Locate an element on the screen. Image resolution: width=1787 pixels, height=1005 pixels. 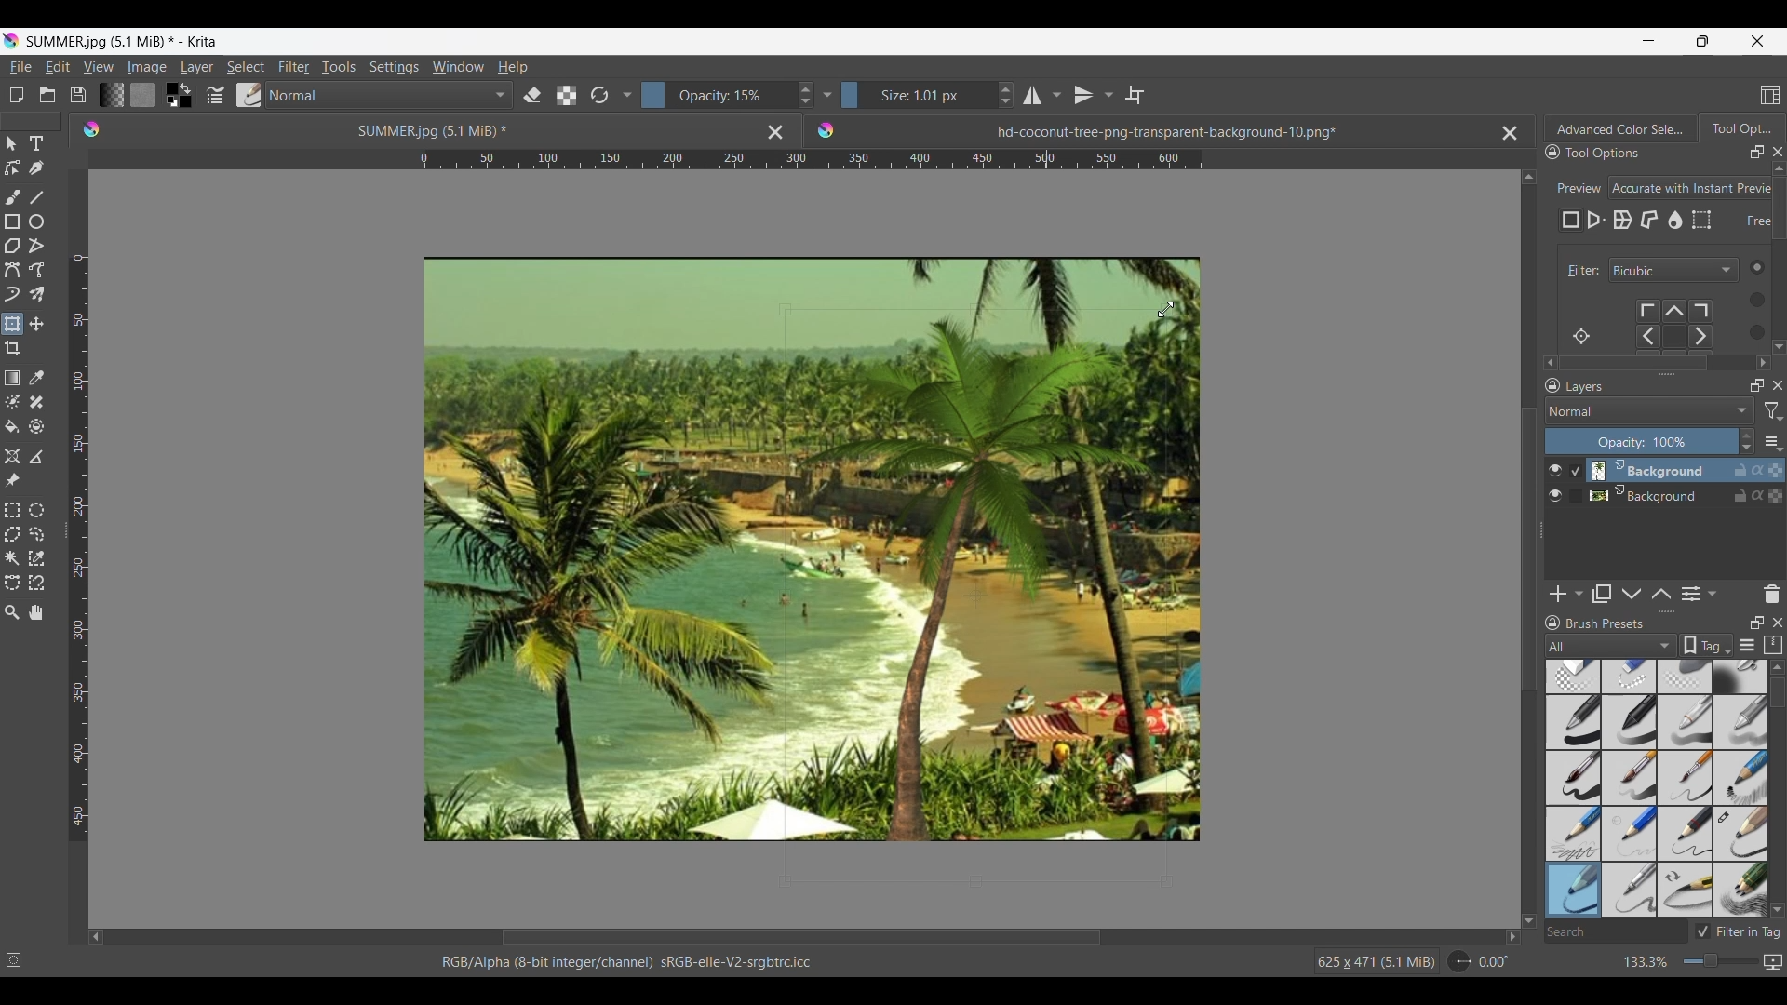
Cursor unchanged, left mouse button selected is located at coordinates (1047, 489).